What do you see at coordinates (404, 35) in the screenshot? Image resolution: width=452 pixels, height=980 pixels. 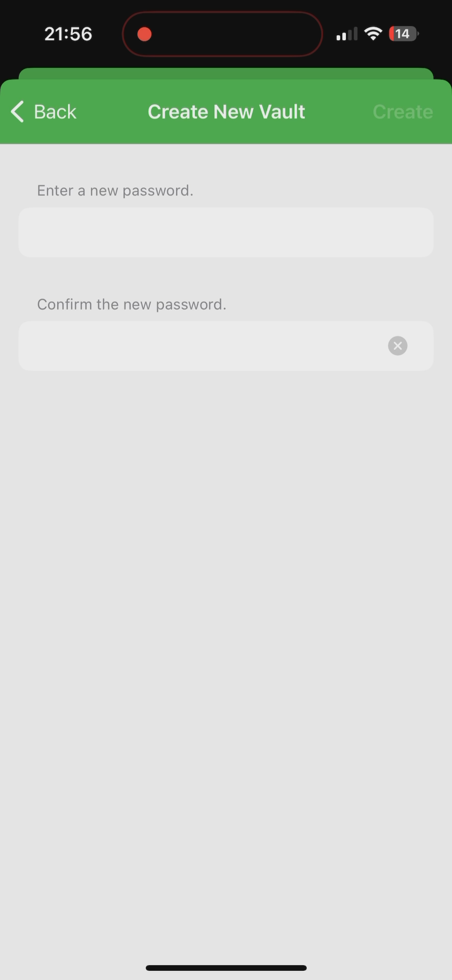 I see `battery` at bounding box center [404, 35].